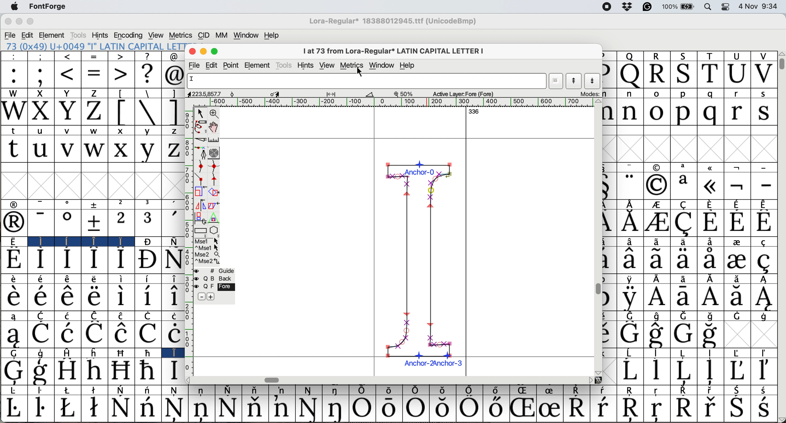 This screenshot has width=786, height=423. I want to click on Symbol, so click(764, 261).